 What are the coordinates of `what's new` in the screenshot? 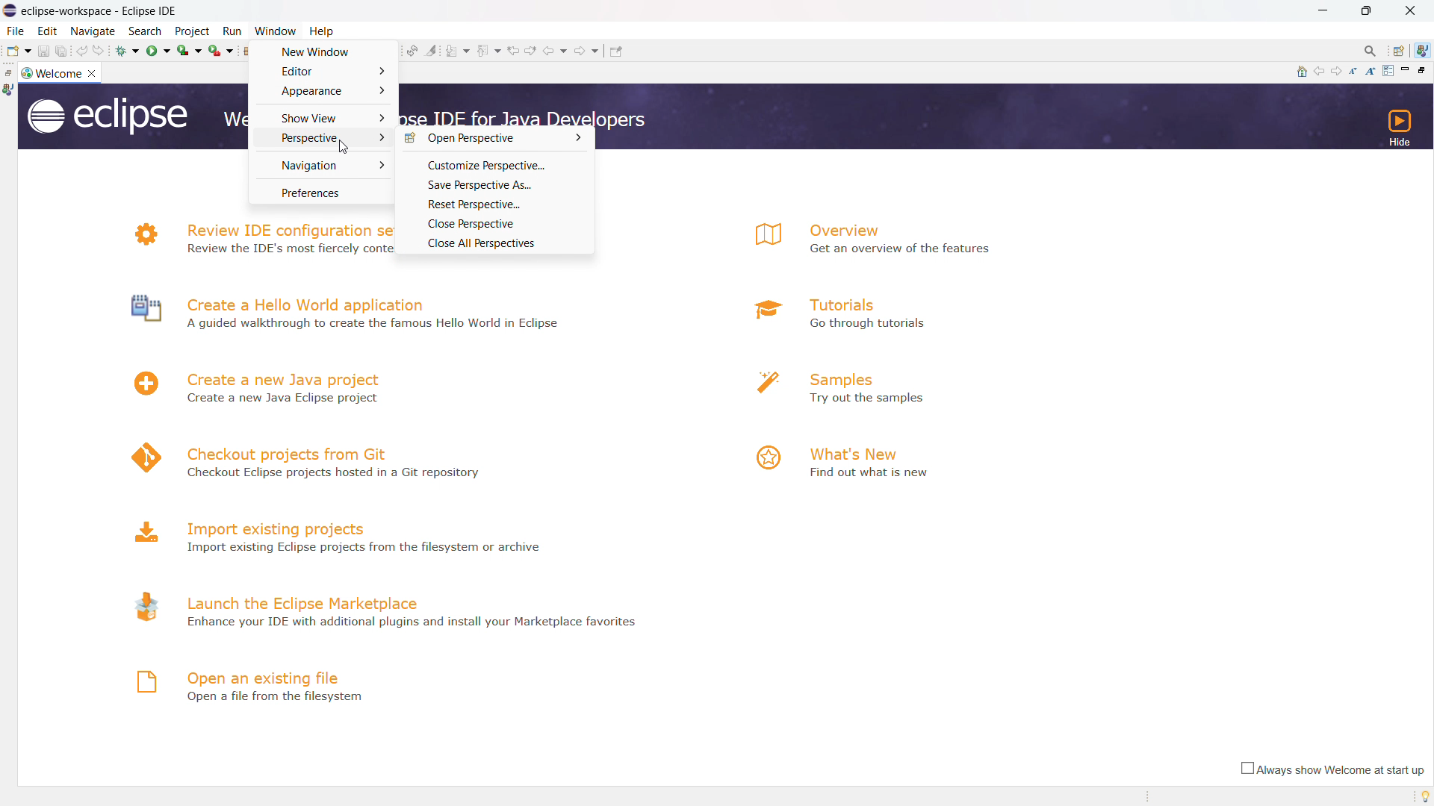 It's located at (861, 450).